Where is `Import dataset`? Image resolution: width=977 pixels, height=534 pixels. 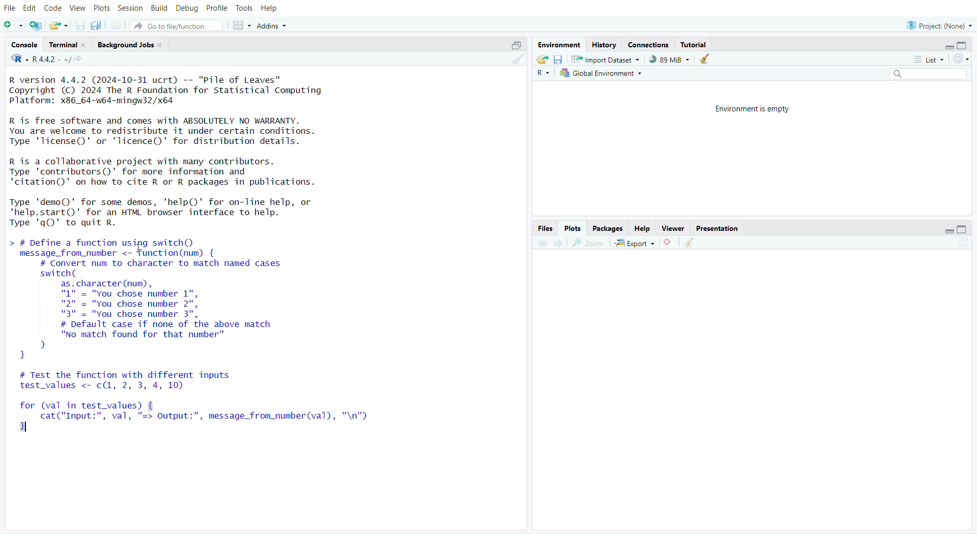
Import dataset is located at coordinates (606, 61).